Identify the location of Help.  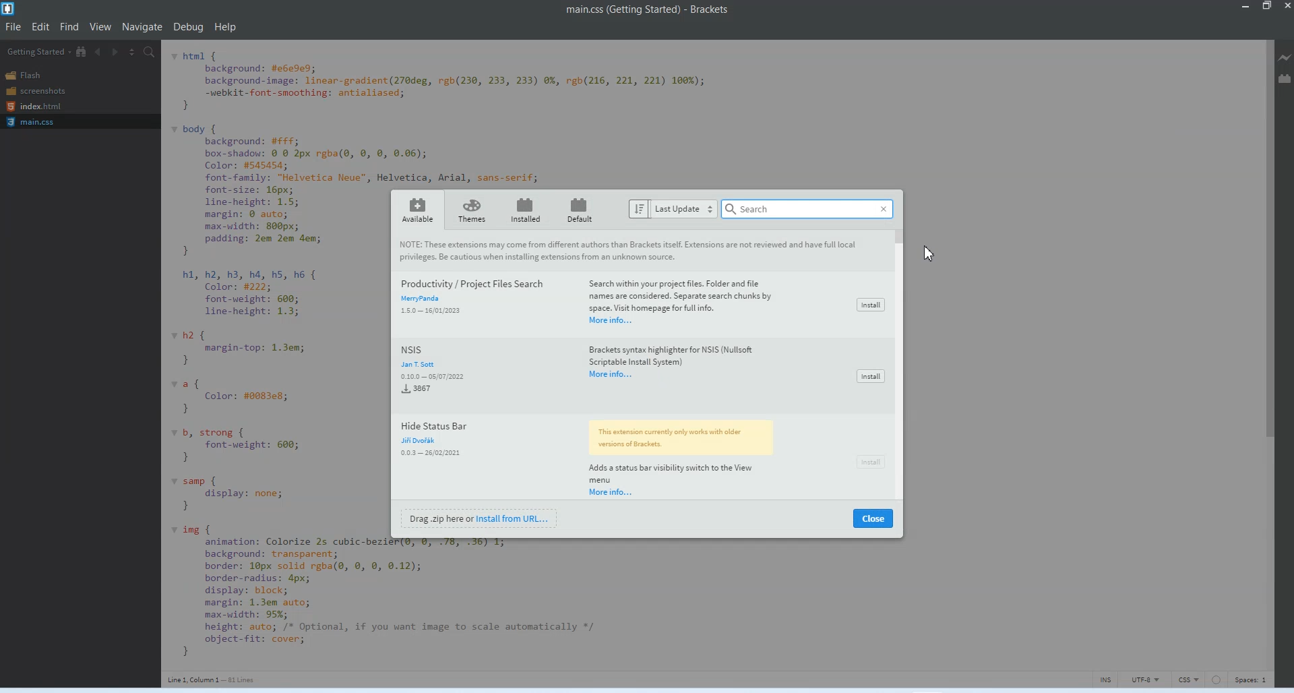
(226, 27).